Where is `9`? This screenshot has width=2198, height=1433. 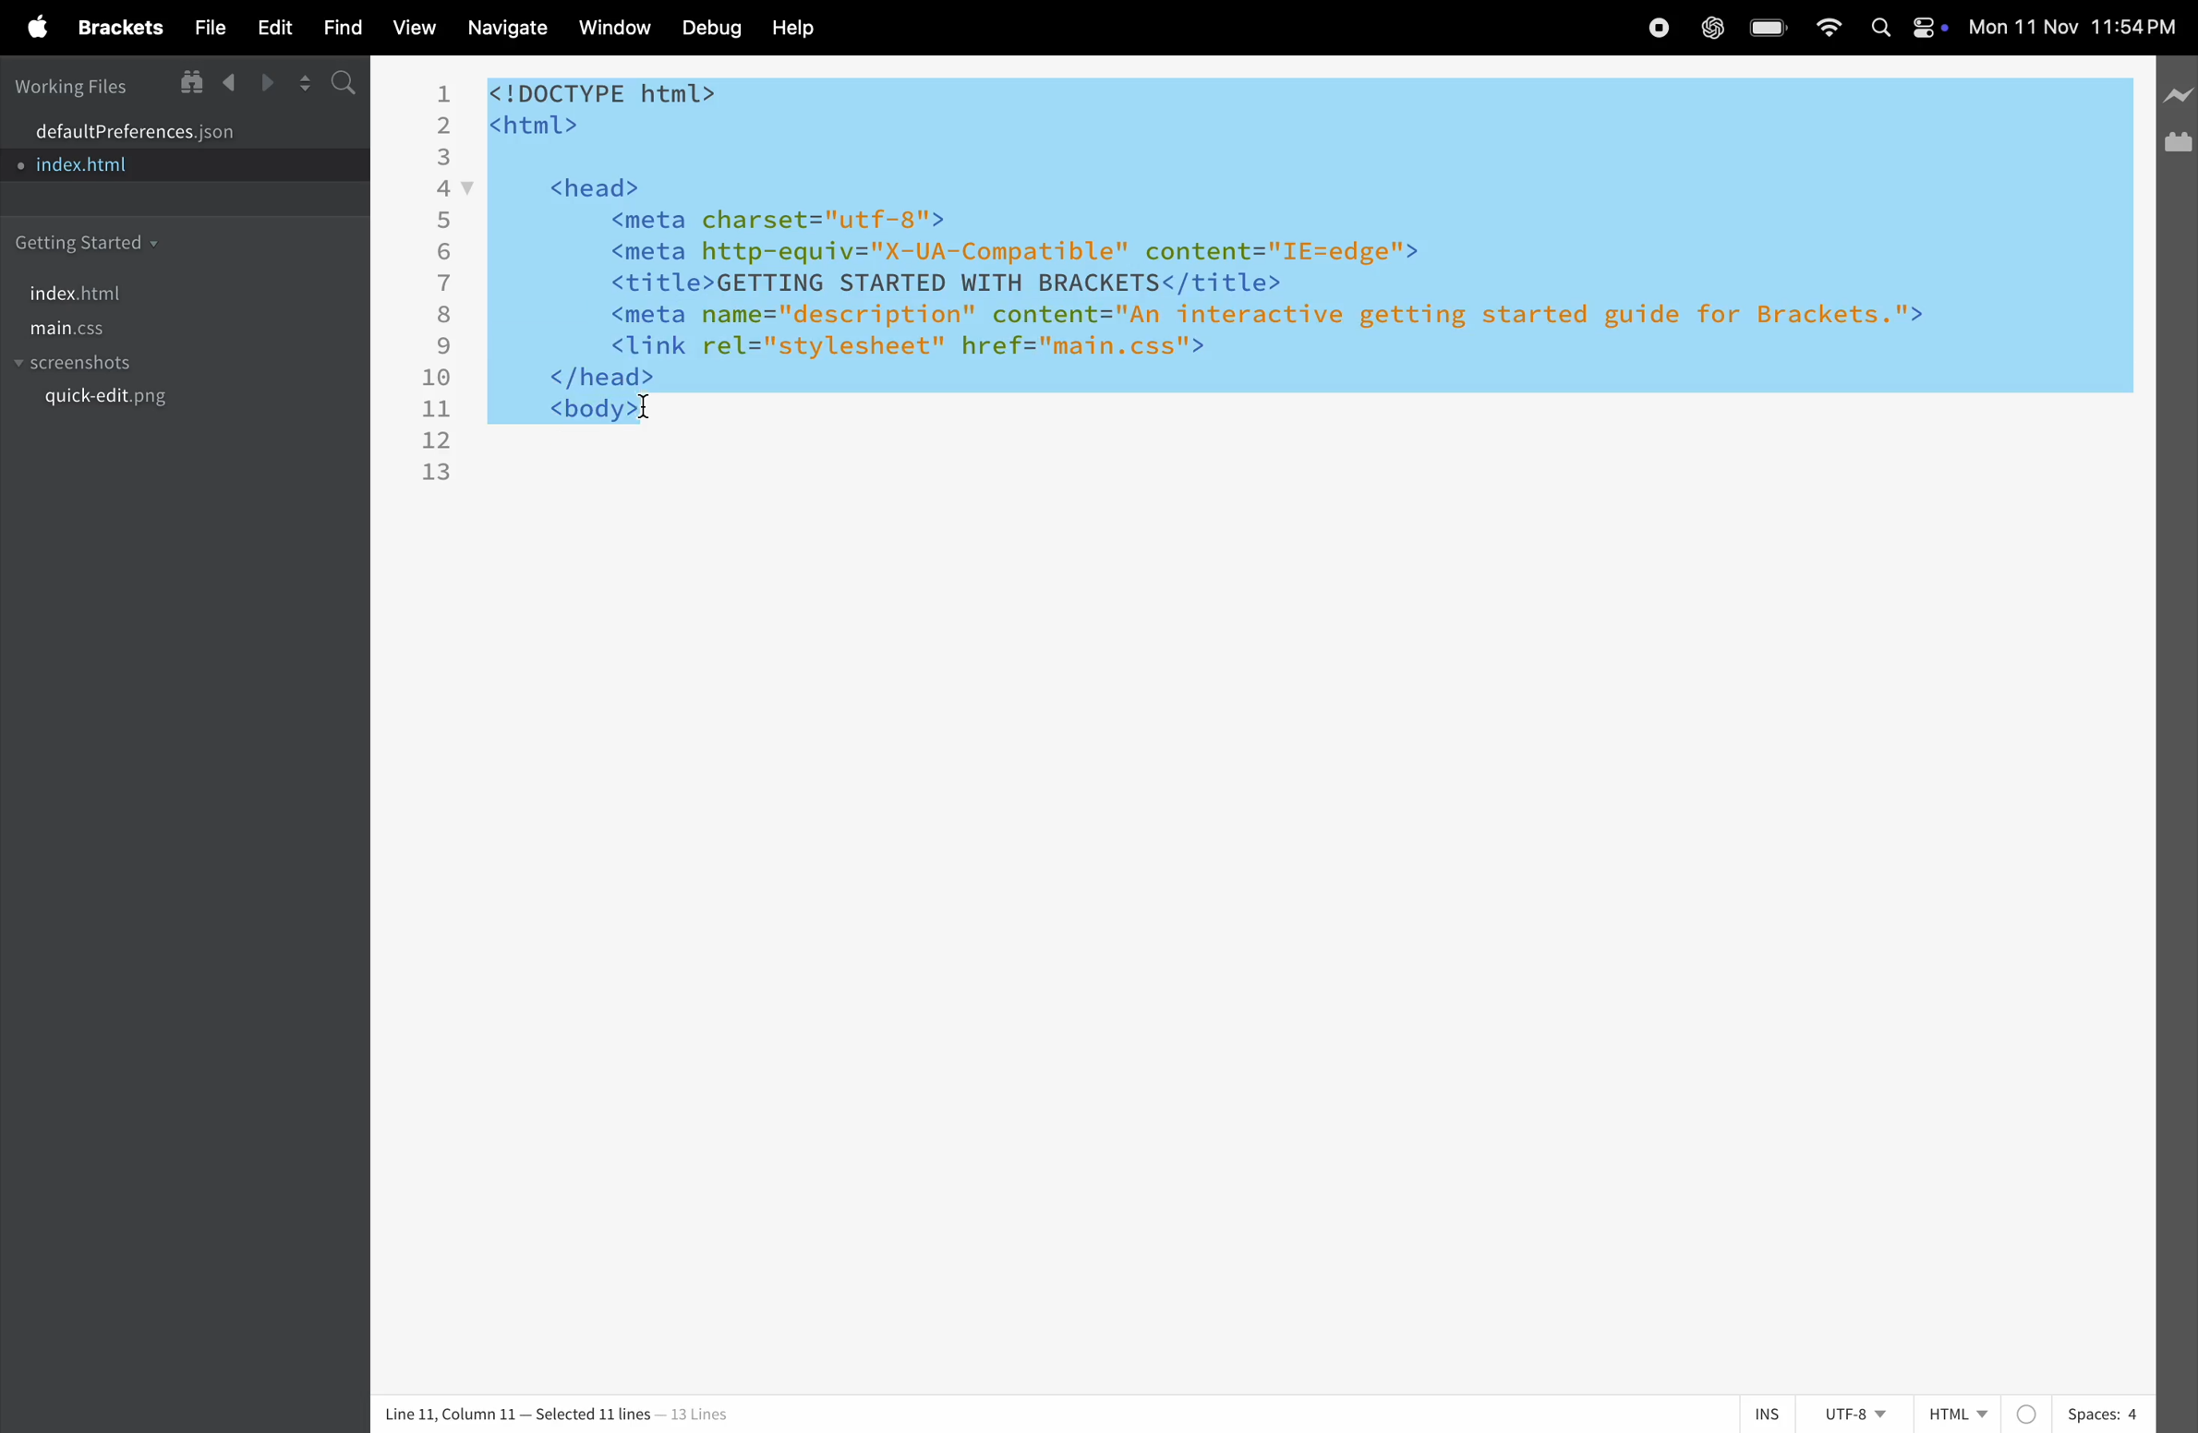
9 is located at coordinates (445, 348).